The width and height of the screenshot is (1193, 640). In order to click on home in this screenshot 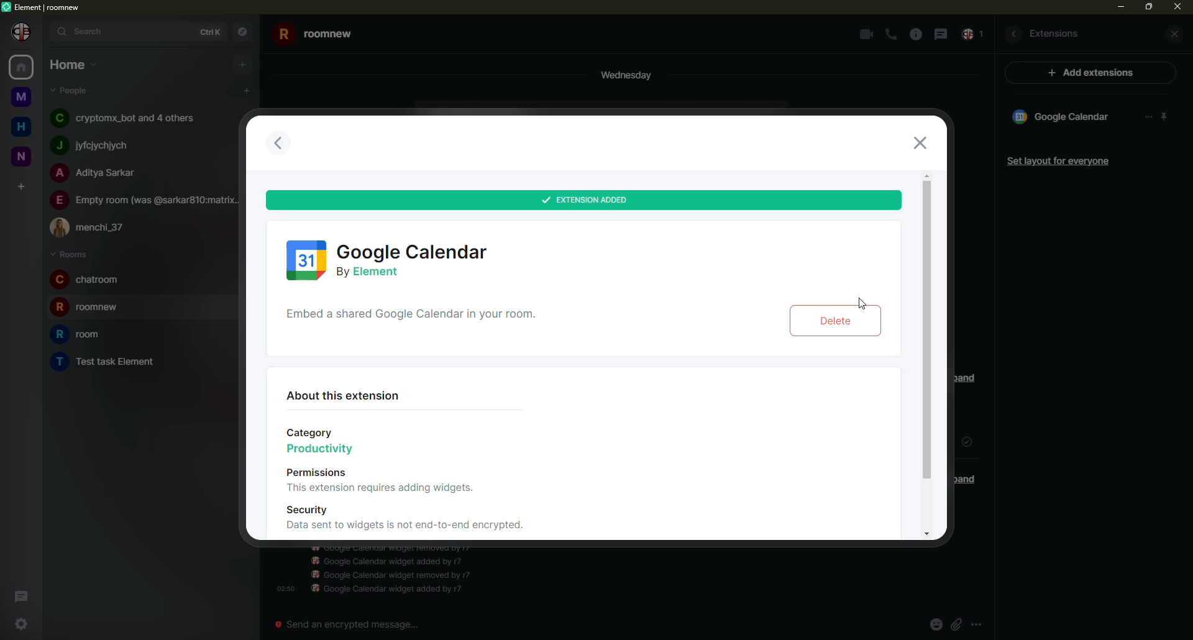, I will do `click(71, 64)`.